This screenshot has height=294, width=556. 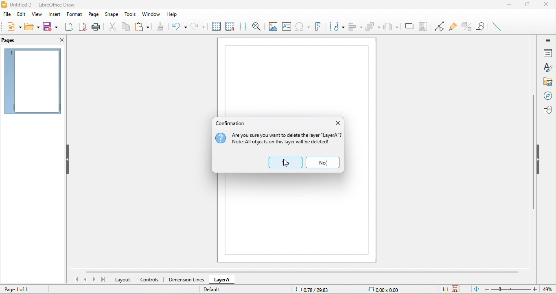 I want to click on close, so click(x=336, y=123).